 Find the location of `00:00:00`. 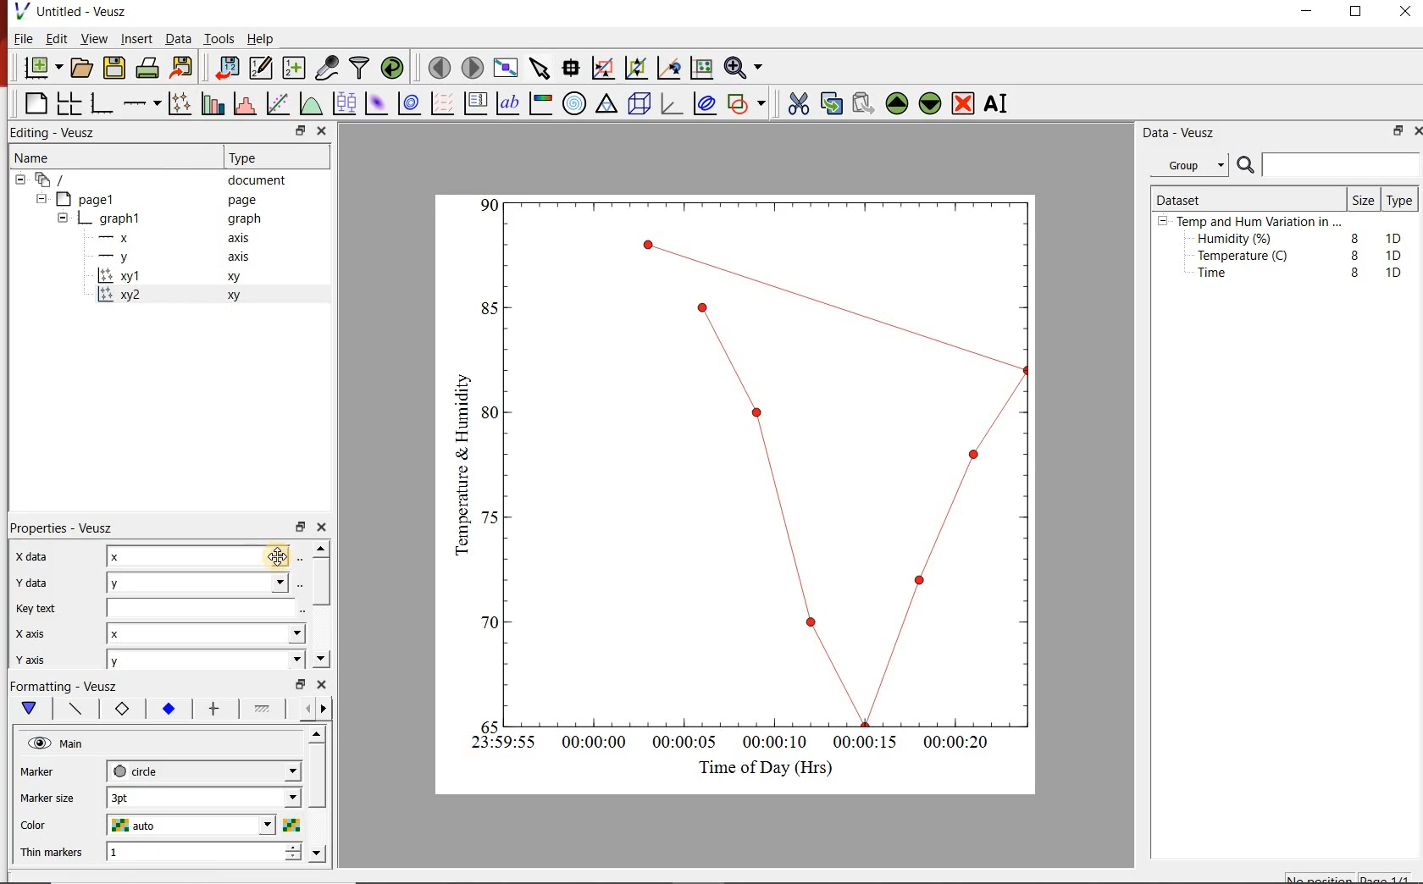

00:00:00 is located at coordinates (591, 744).